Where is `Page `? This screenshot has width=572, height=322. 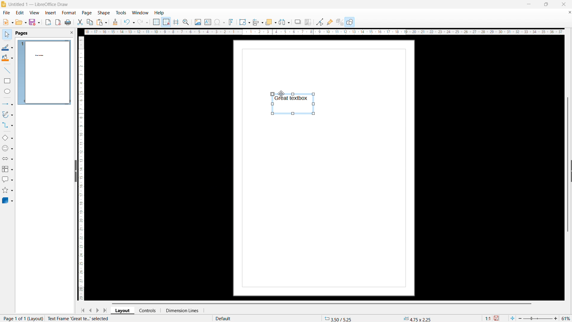 Page  is located at coordinates (326, 209).